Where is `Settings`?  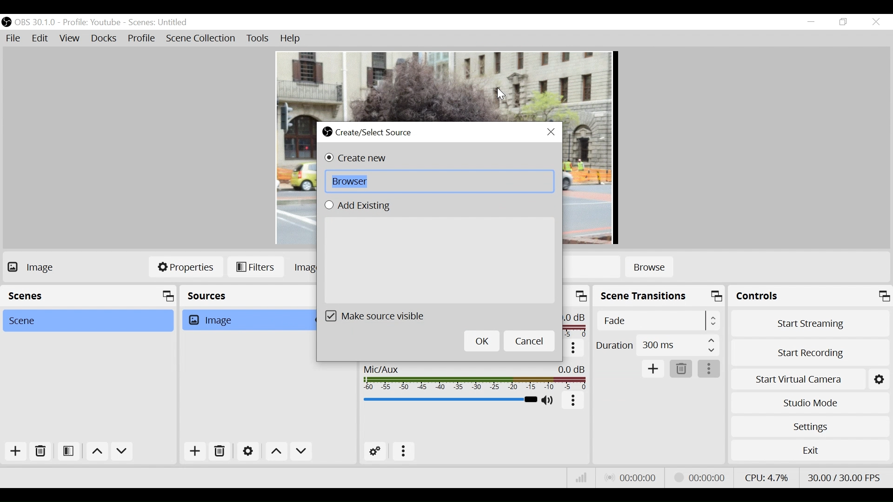 Settings is located at coordinates (810, 425).